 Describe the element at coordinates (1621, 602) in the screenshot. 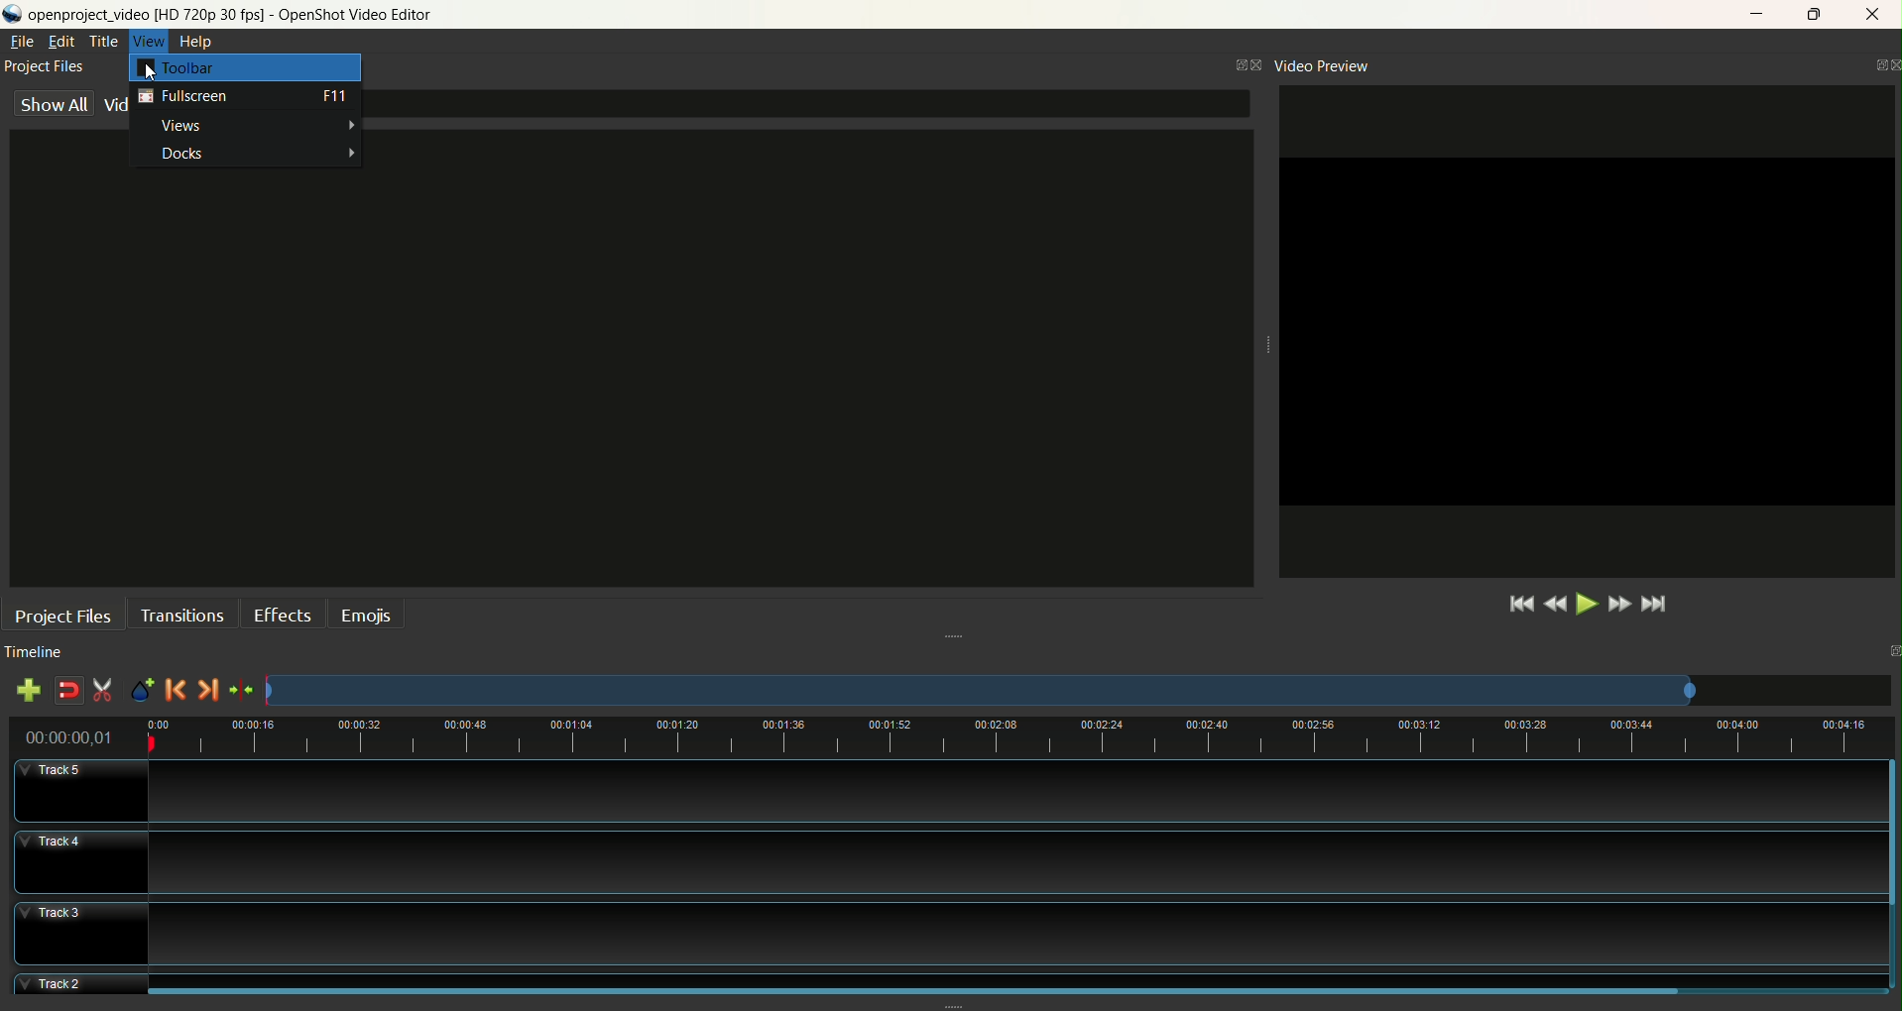

I see `fast forward` at that location.